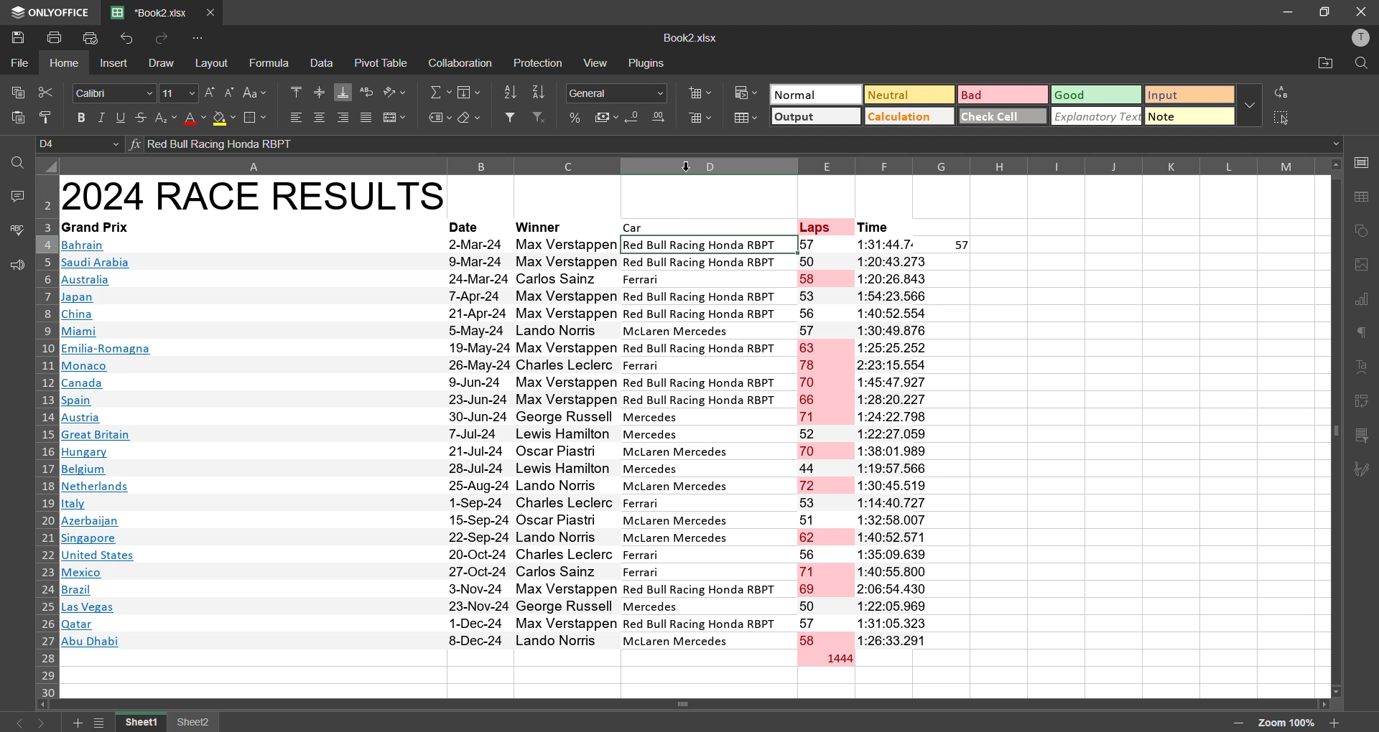 The image size is (1379, 732). Describe the element at coordinates (709, 442) in the screenshot. I see `car name` at that location.